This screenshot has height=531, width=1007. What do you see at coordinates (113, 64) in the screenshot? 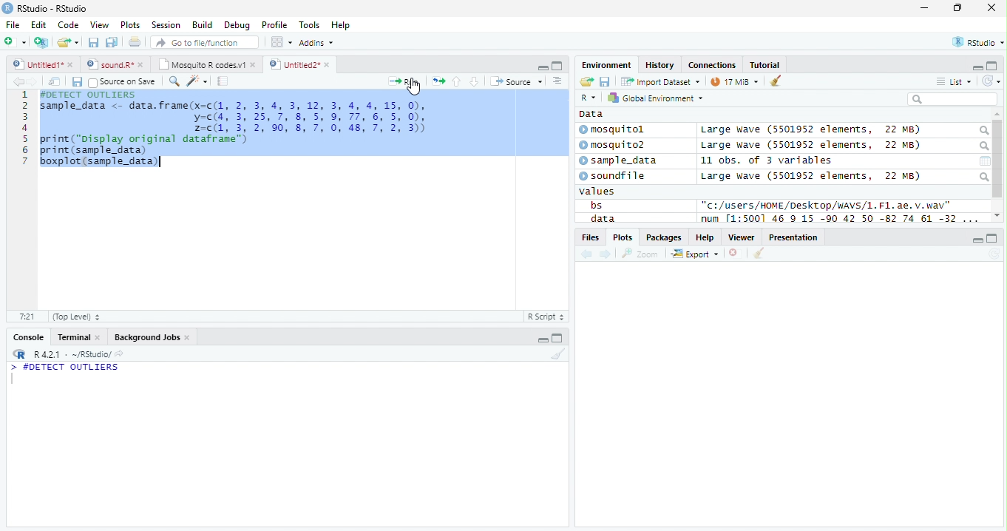
I see `sound.R*` at bounding box center [113, 64].